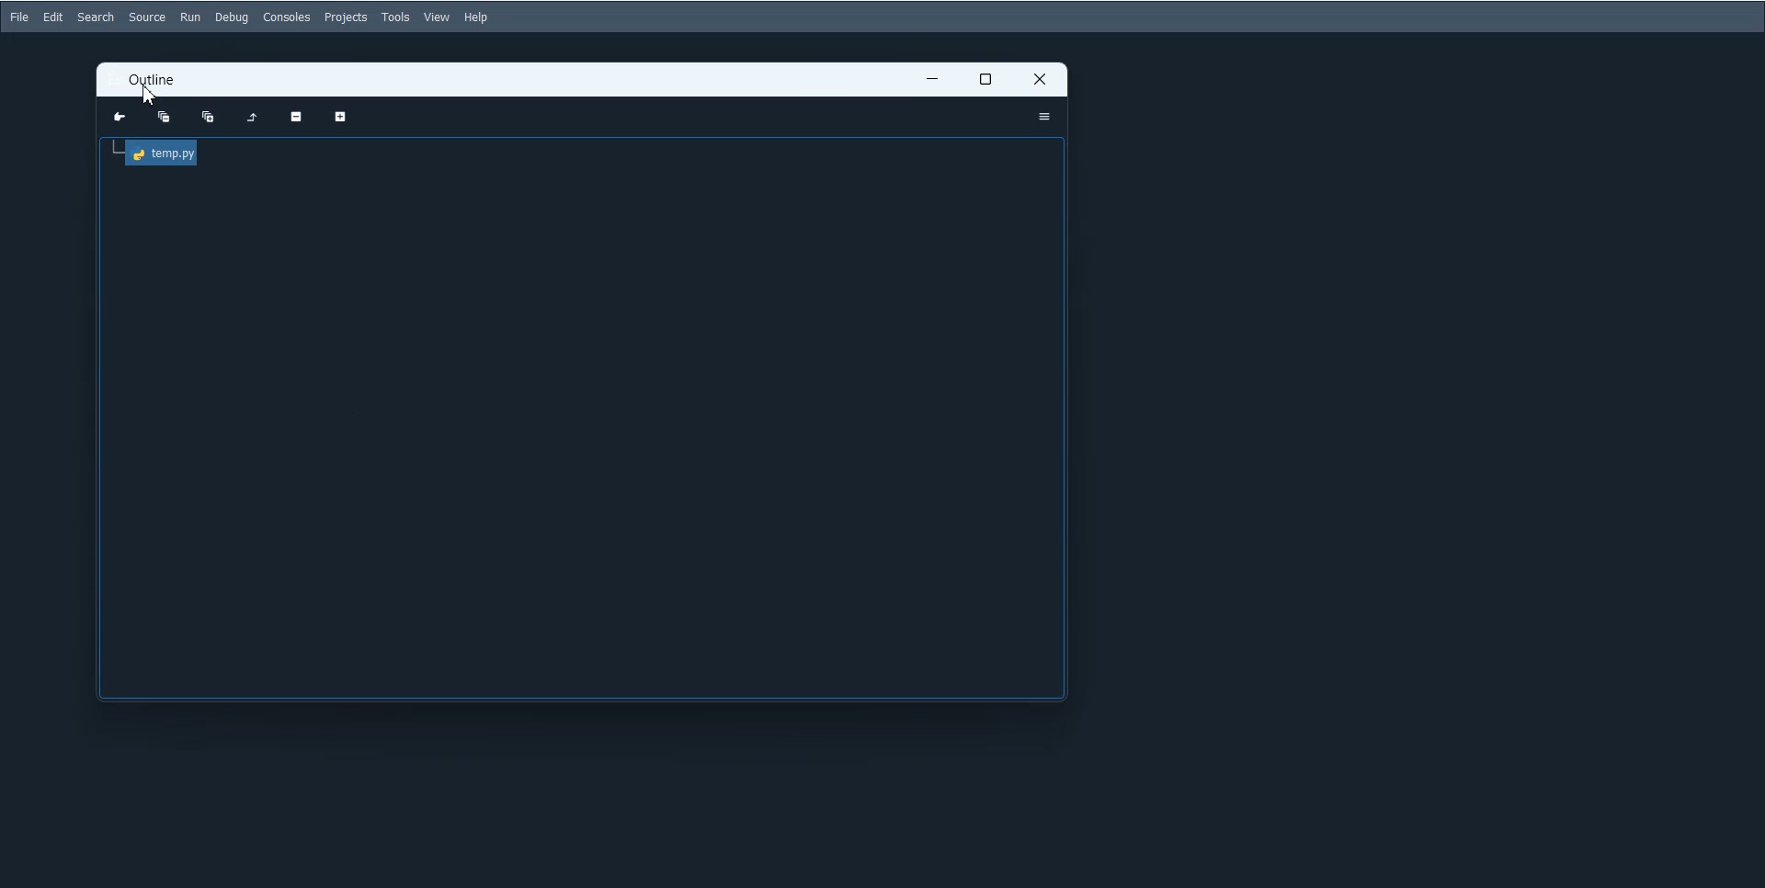  What do you see at coordinates (149, 97) in the screenshot?
I see `cursor` at bounding box center [149, 97].